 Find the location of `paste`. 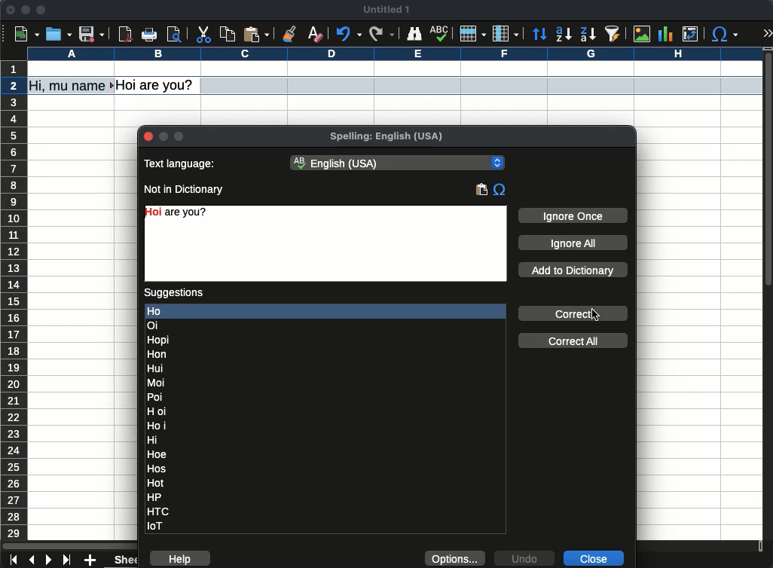

paste is located at coordinates (258, 33).